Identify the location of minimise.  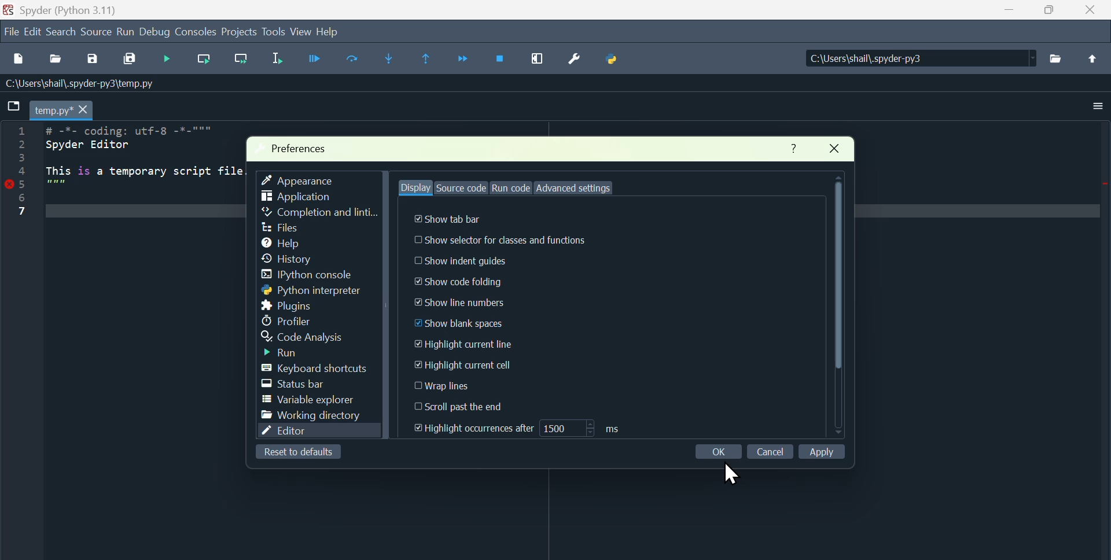
(999, 15).